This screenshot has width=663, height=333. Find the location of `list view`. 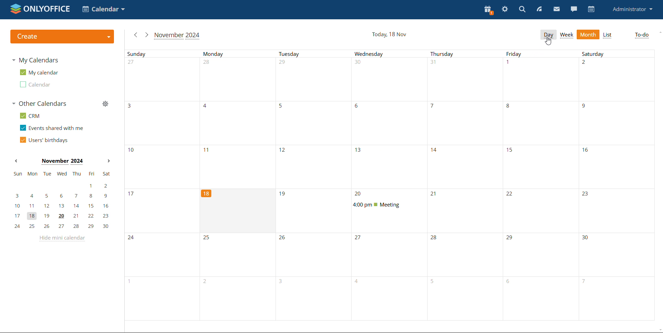

list view is located at coordinates (608, 35).